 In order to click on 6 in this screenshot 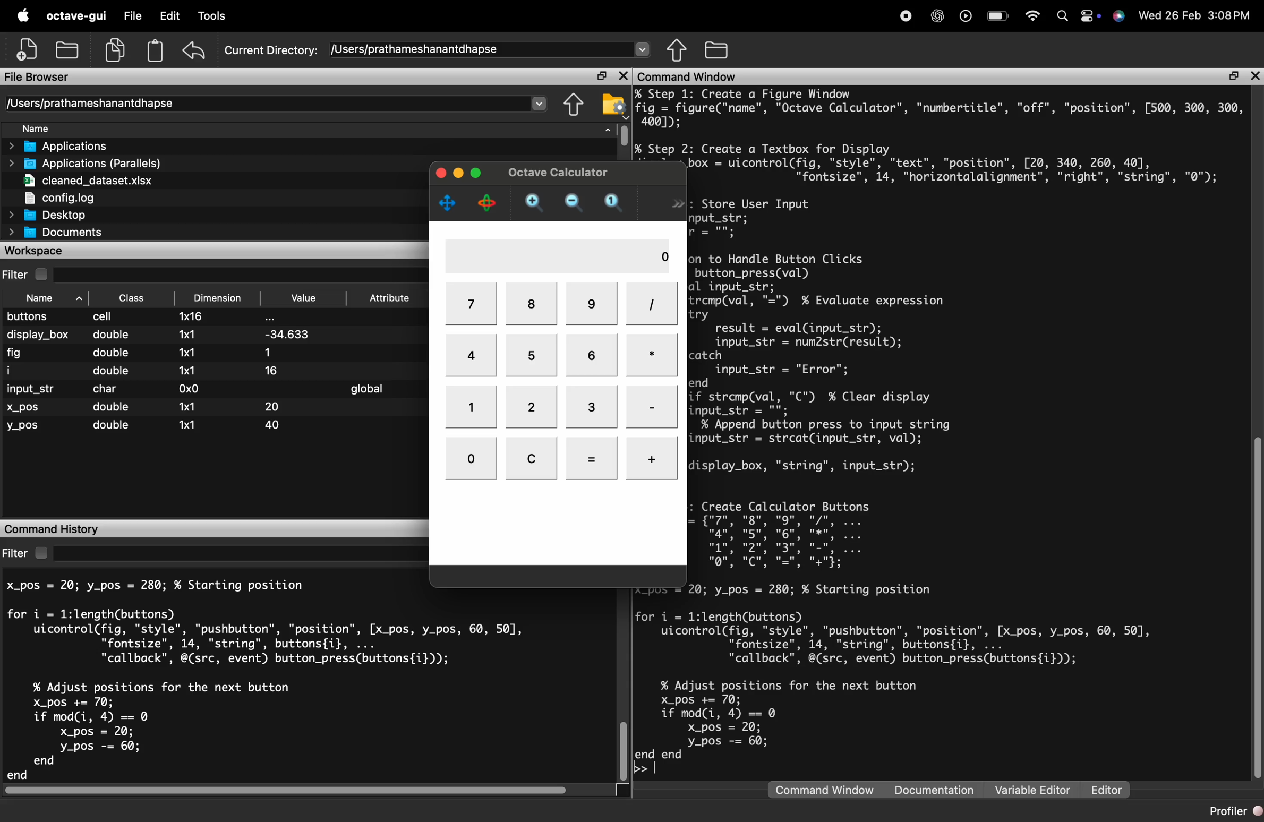, I will do `click(591, 354)`.